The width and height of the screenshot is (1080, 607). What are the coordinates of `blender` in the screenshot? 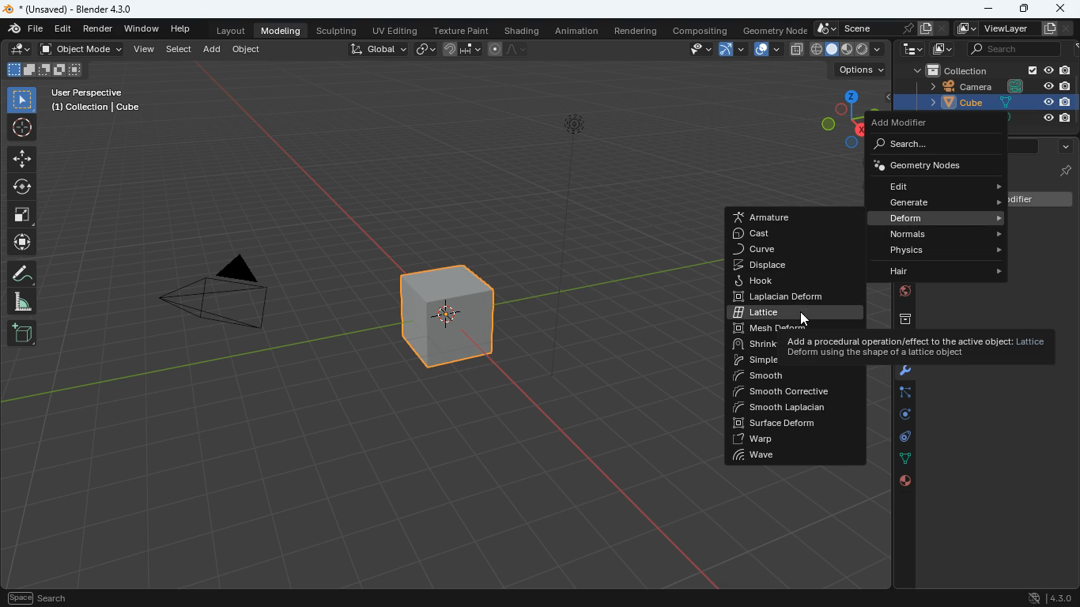 It's located at (76, 8).